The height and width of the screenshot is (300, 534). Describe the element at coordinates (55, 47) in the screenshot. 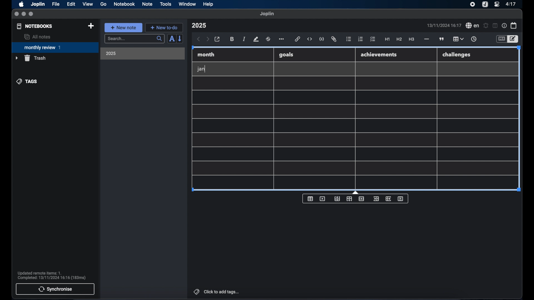

I see `monthly review` at that location.